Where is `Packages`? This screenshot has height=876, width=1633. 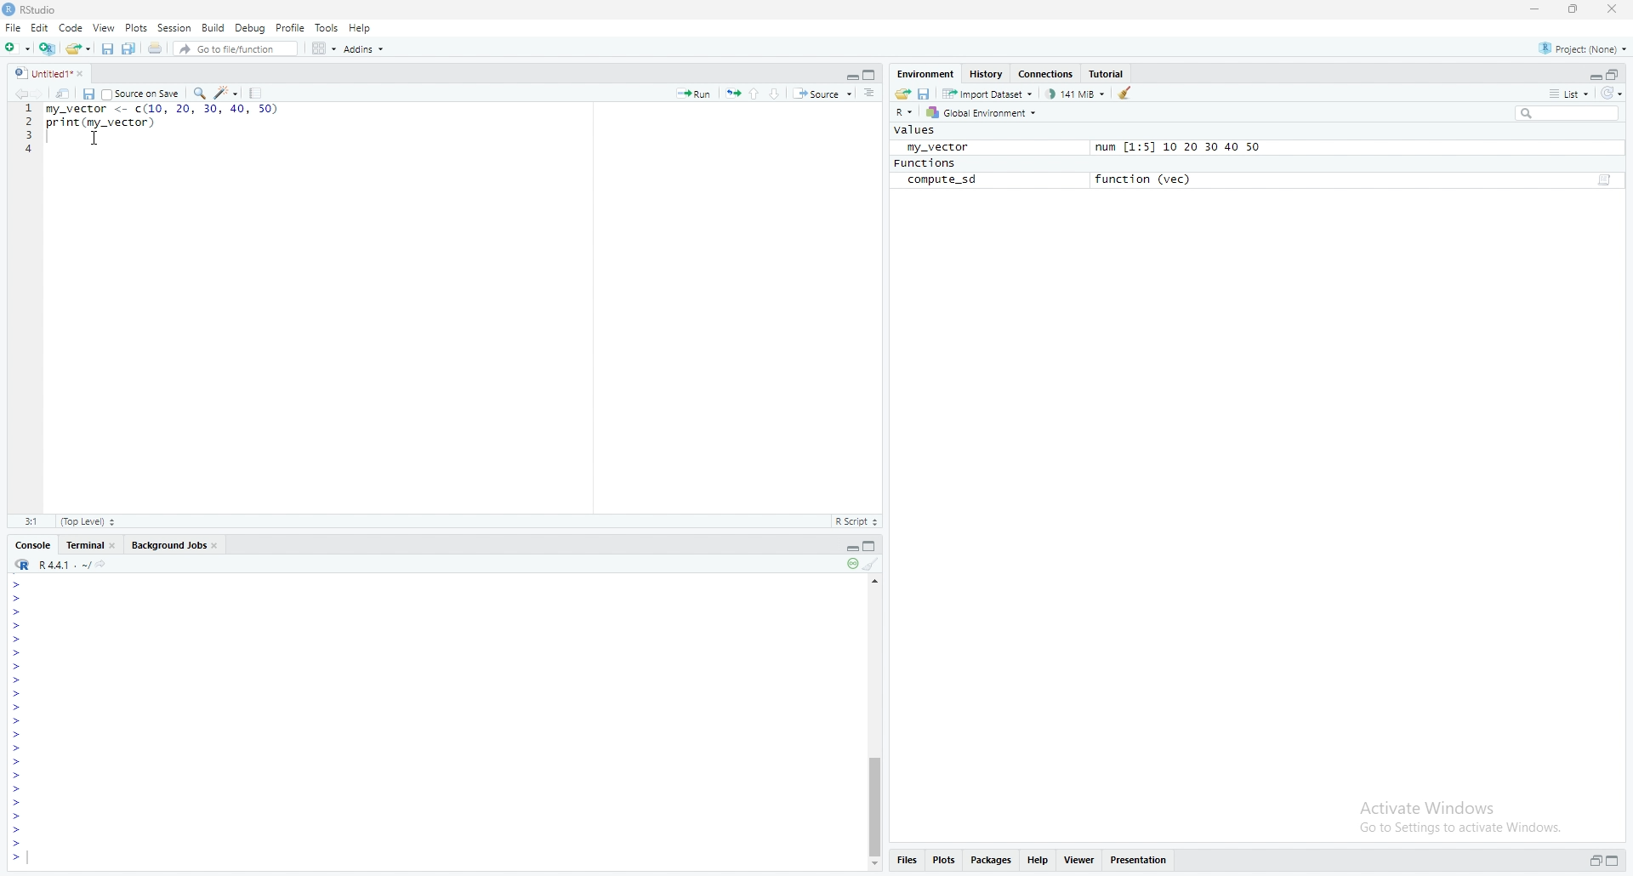
Packages is located at coordinates (992, 861).